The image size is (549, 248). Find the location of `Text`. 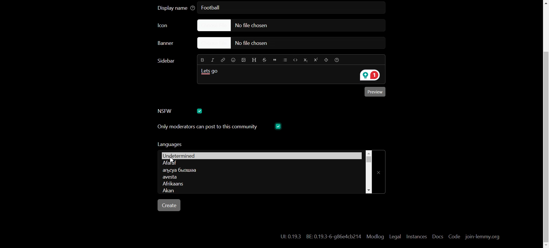

Text is located at coordinates (213, 8).